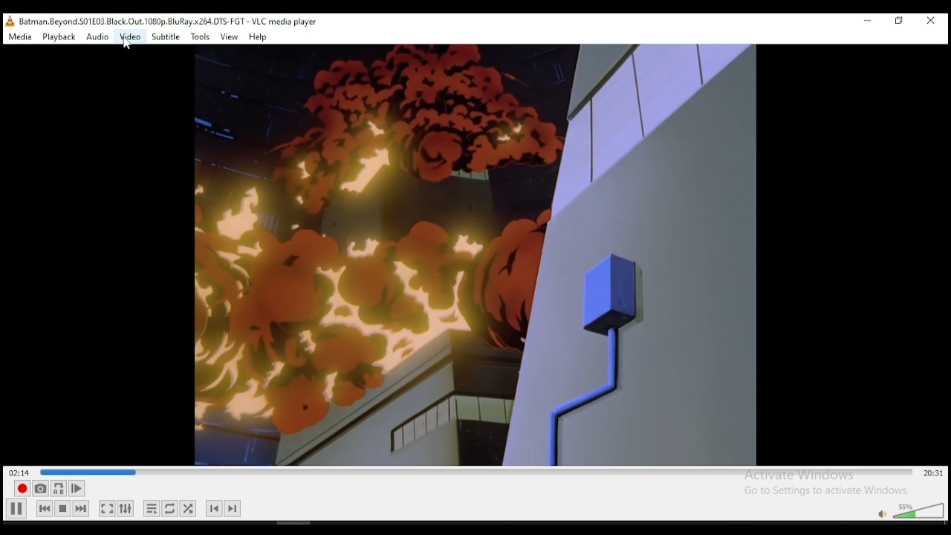 The width and height of the screenshot is (951, 535). I want to click on video, so click(132, 36).